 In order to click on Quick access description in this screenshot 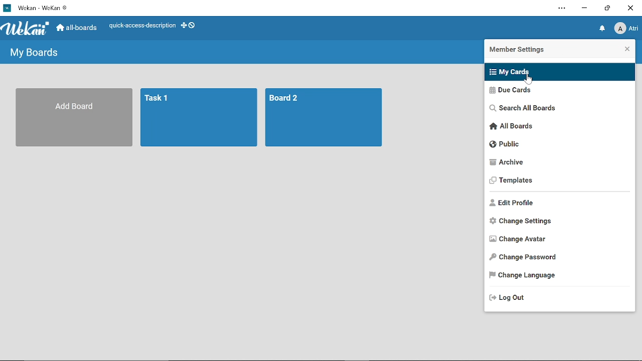, I will do `click(139, 27)`.